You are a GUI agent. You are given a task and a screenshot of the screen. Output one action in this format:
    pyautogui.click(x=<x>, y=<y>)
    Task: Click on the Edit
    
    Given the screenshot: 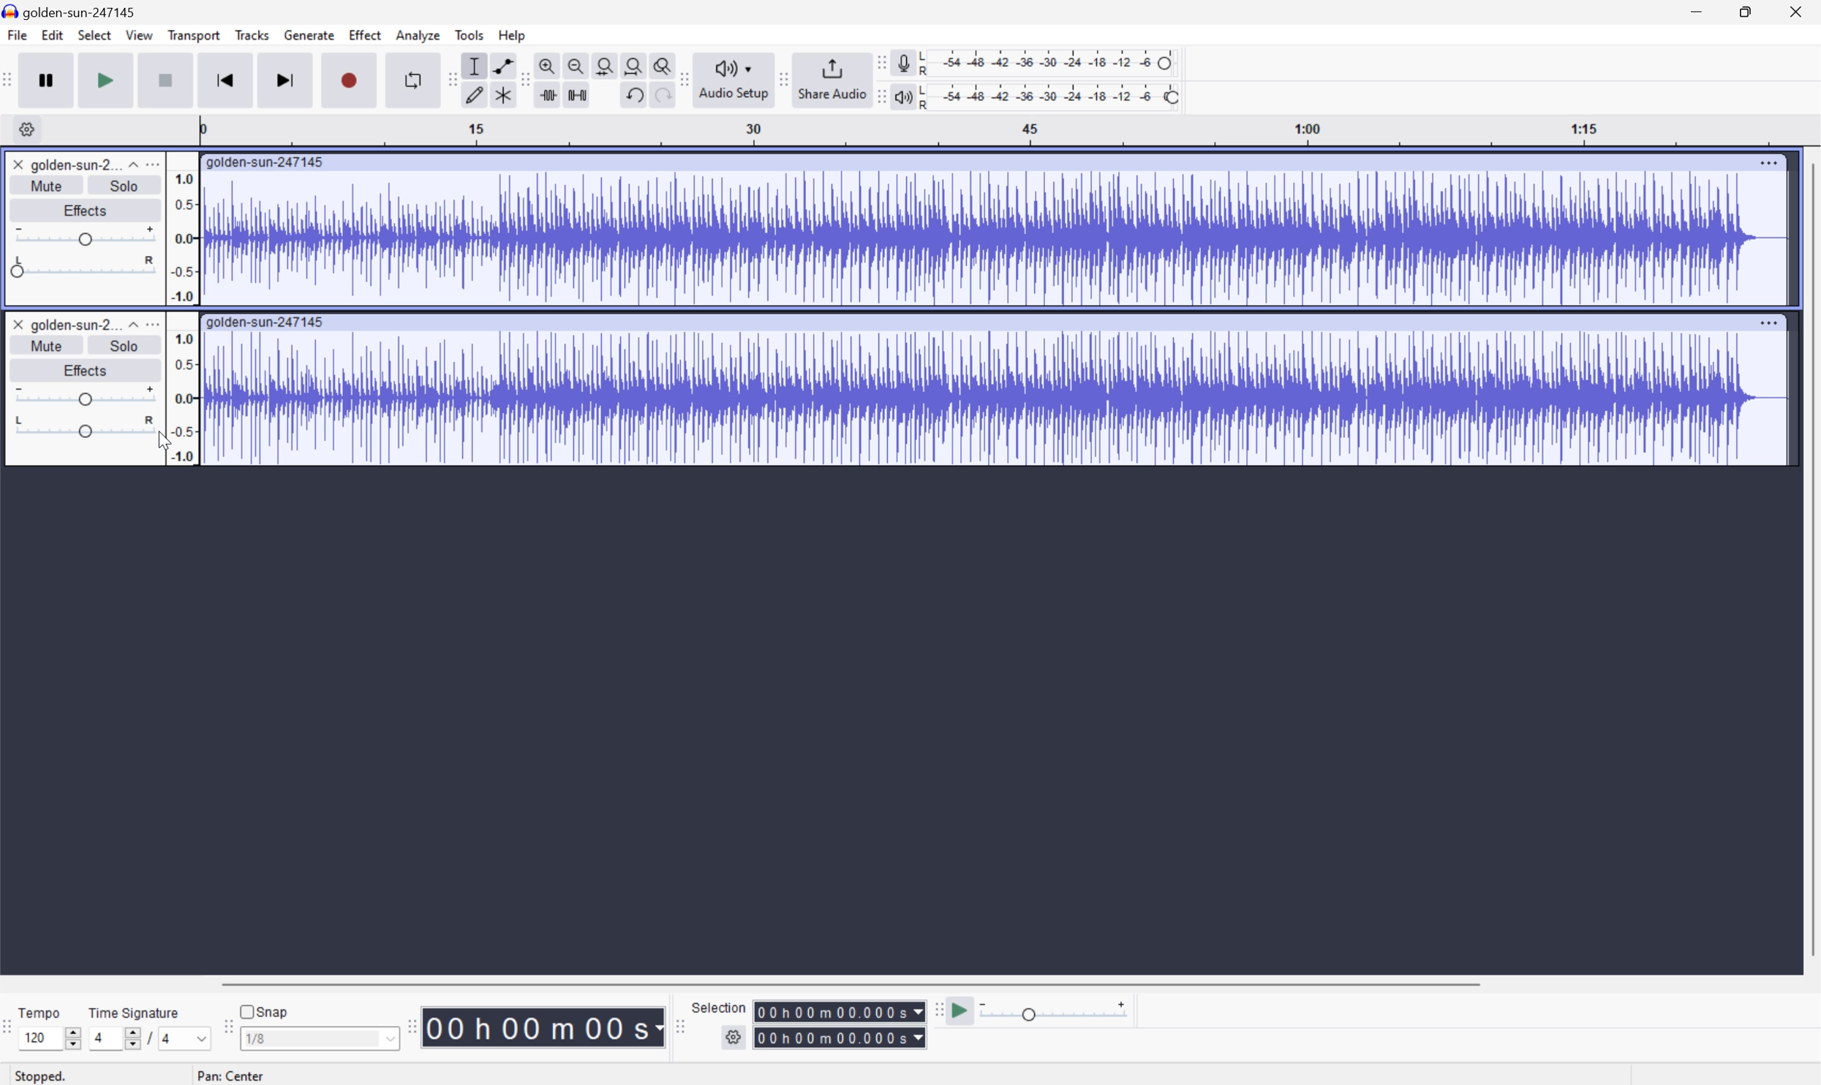 What is the action you would take?
    pyautogui.click(x=53, y=37)
    